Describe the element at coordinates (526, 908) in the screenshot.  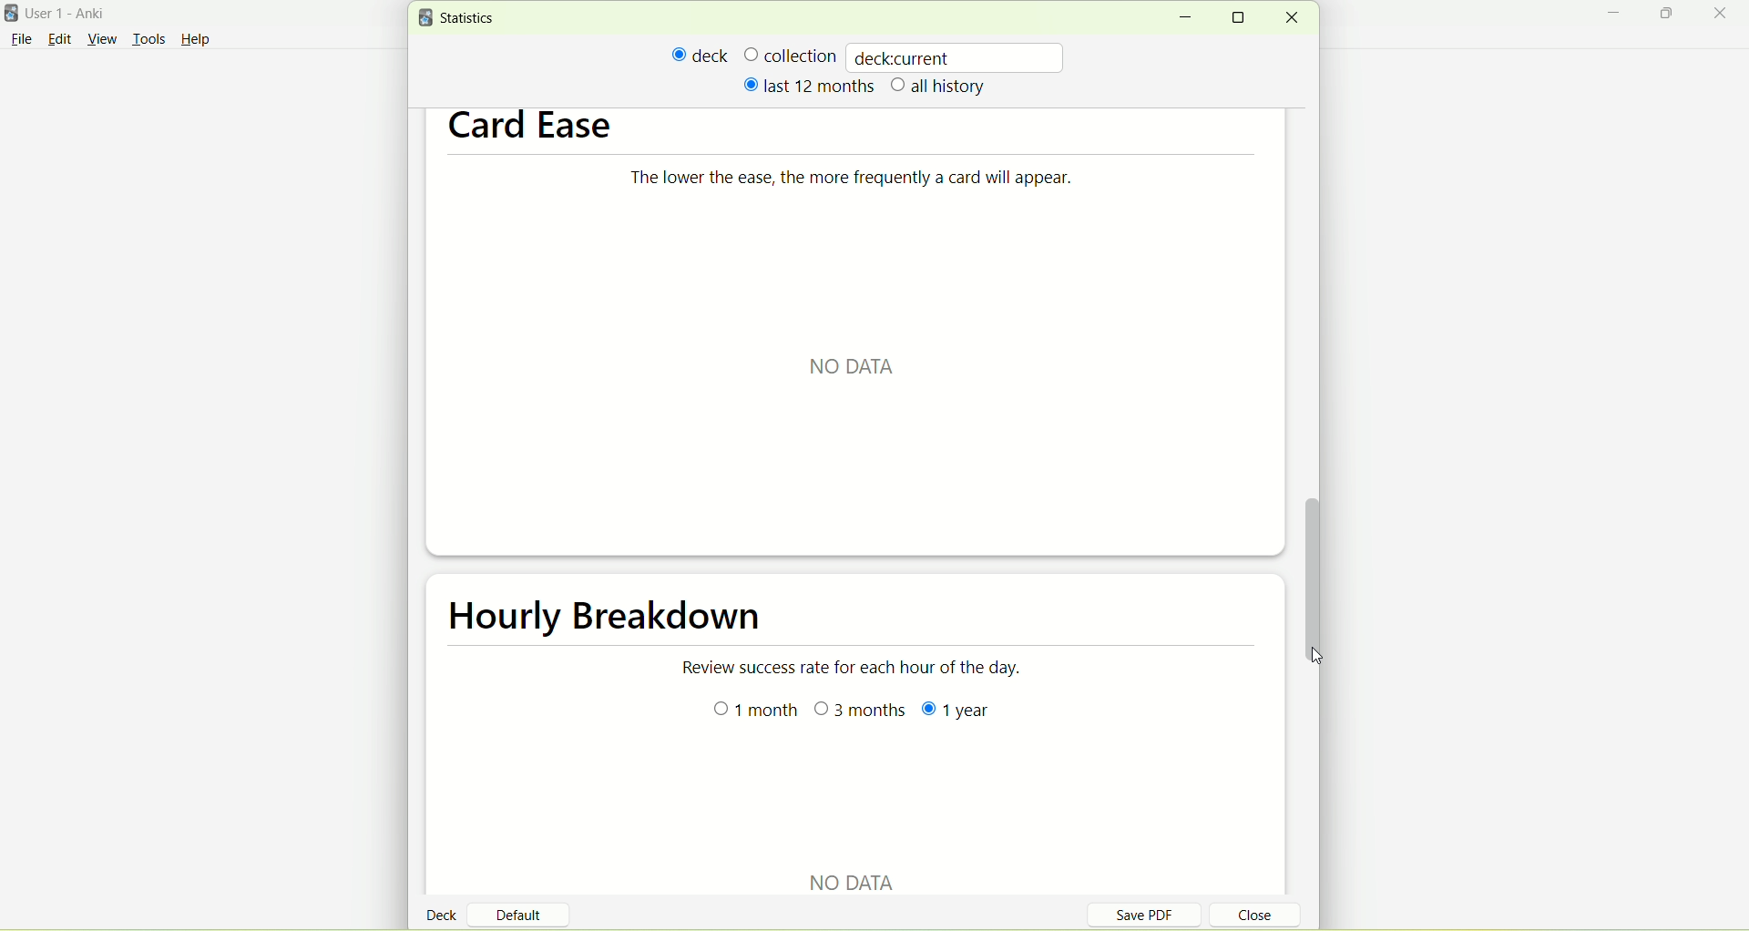
I see `default` at that location.